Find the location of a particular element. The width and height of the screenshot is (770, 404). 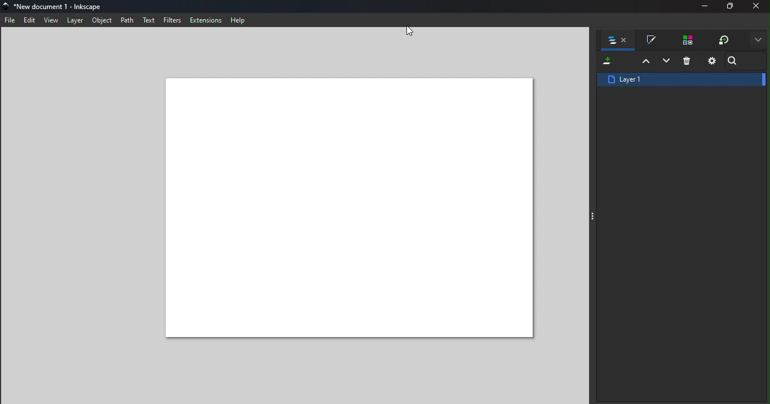

Filters is located at coordinates (173, 20).